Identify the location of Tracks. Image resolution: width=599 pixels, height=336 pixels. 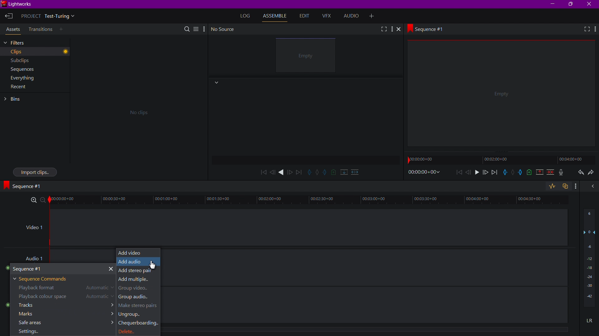
(62, 306).